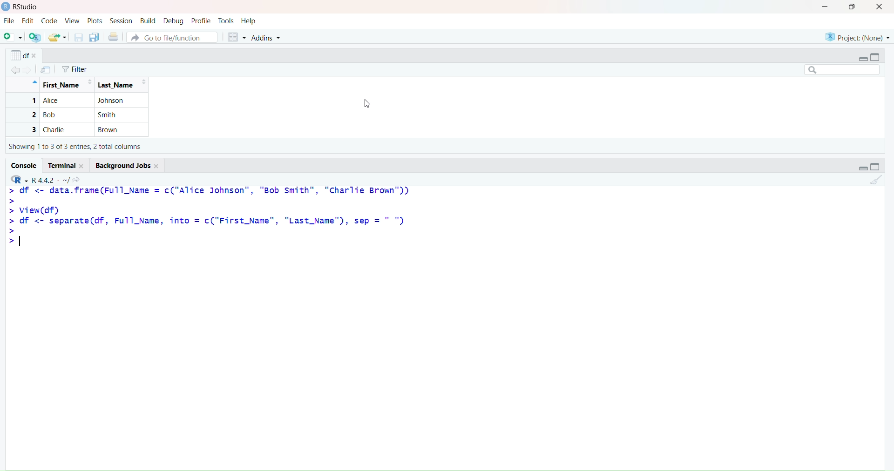 The height and width of the screenshot is (471, 894). I want to click on Clear console (Ctrl + L), so click(876, 181).